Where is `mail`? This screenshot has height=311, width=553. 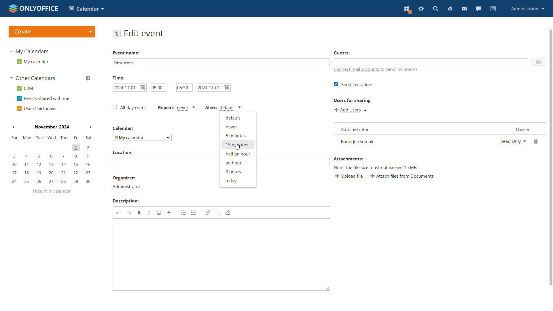
mail is located at coordinates (464, 9).